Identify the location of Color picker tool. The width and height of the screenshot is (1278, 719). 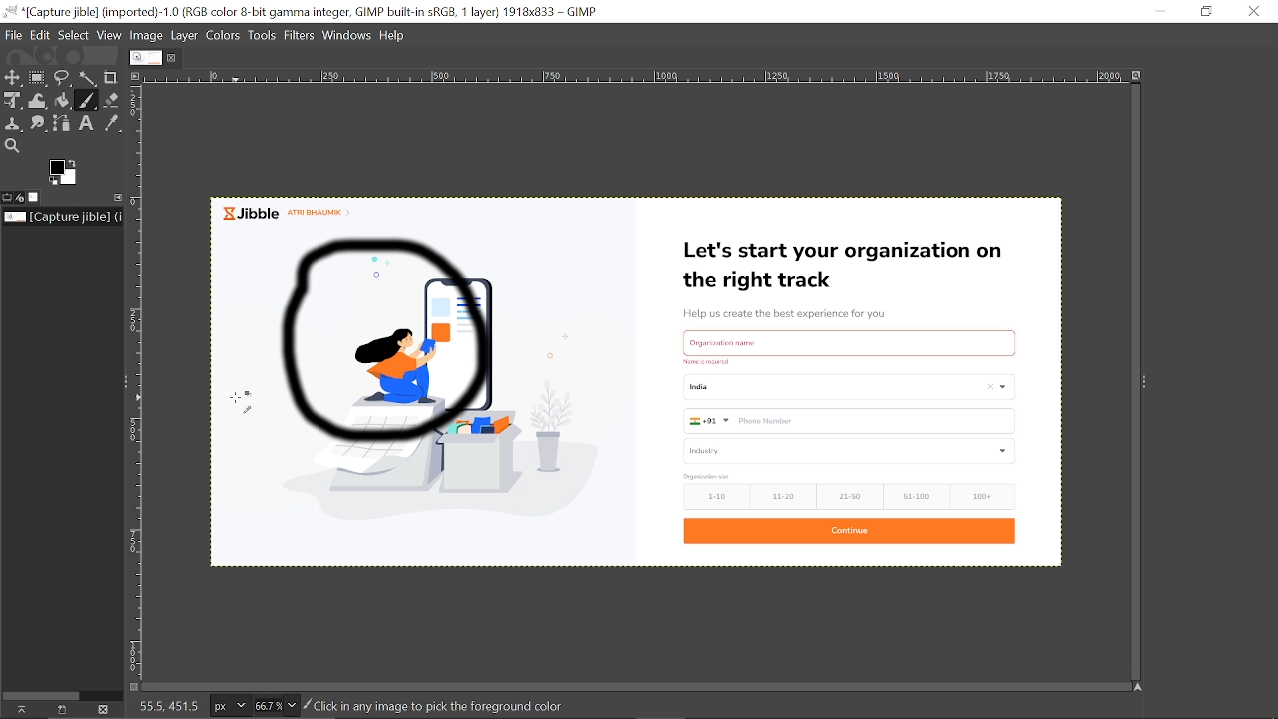
(113, 125).